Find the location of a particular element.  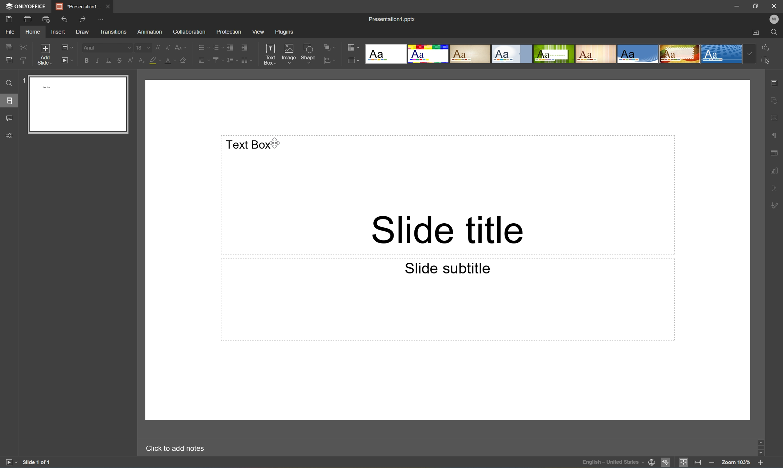

Slide is located at coordinates (80, 104).